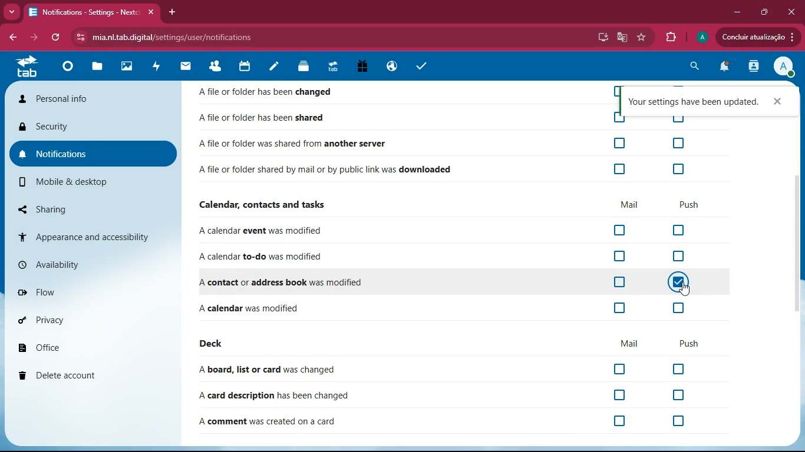 Image resolution: width=805 pixels, height=452 pixels. I want to click on off, so click(620, 368).